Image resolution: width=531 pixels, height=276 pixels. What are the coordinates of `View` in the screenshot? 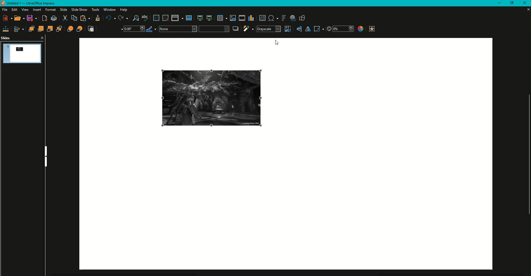 It's located at (24, 10).